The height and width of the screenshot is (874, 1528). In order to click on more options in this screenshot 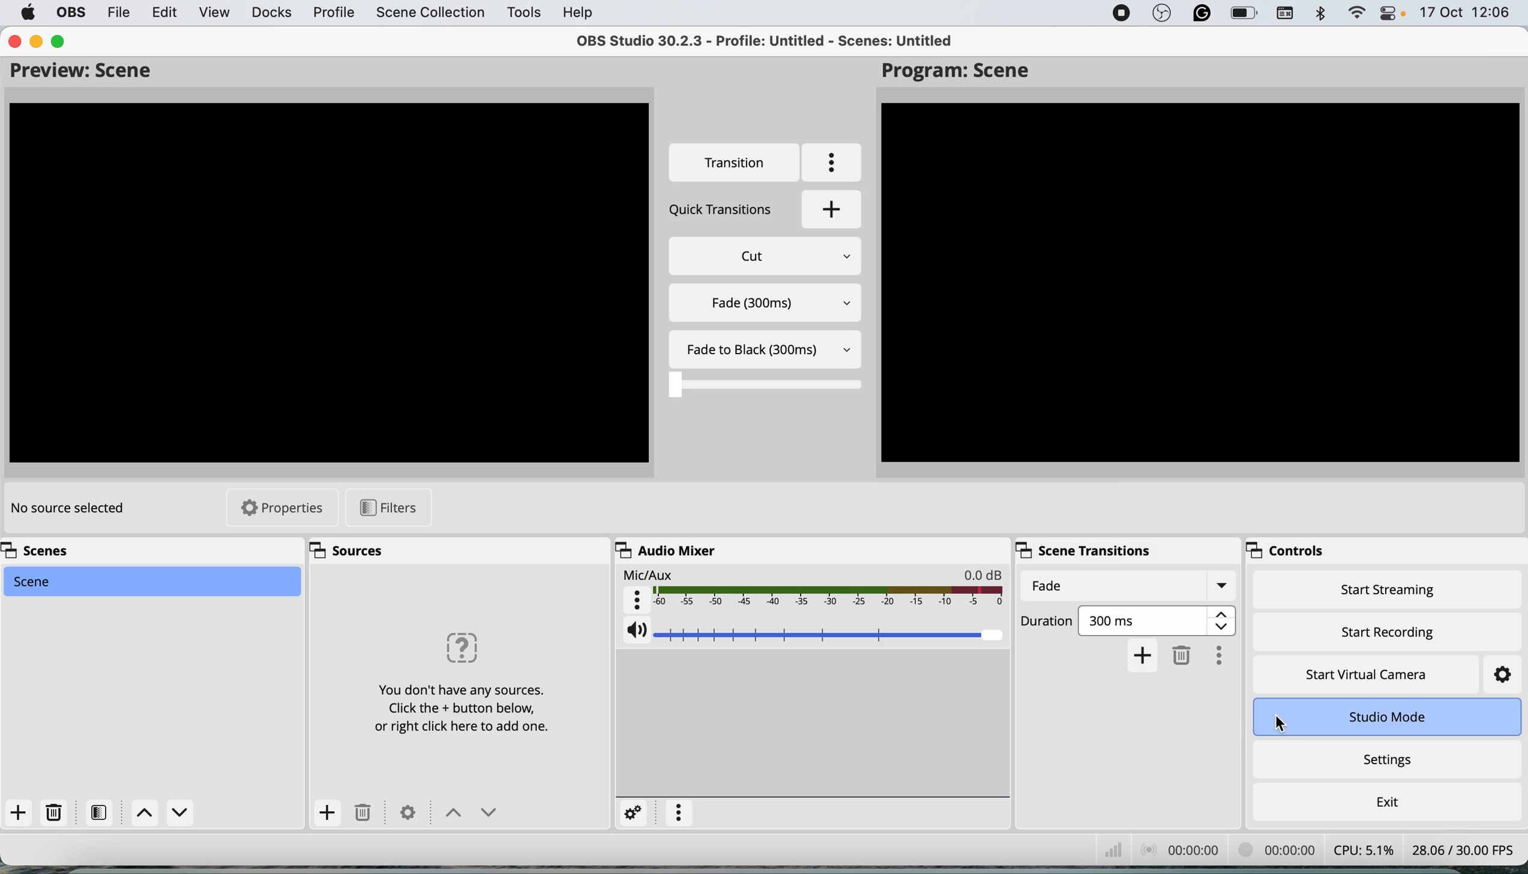, I will do `click(1222, 653)`.